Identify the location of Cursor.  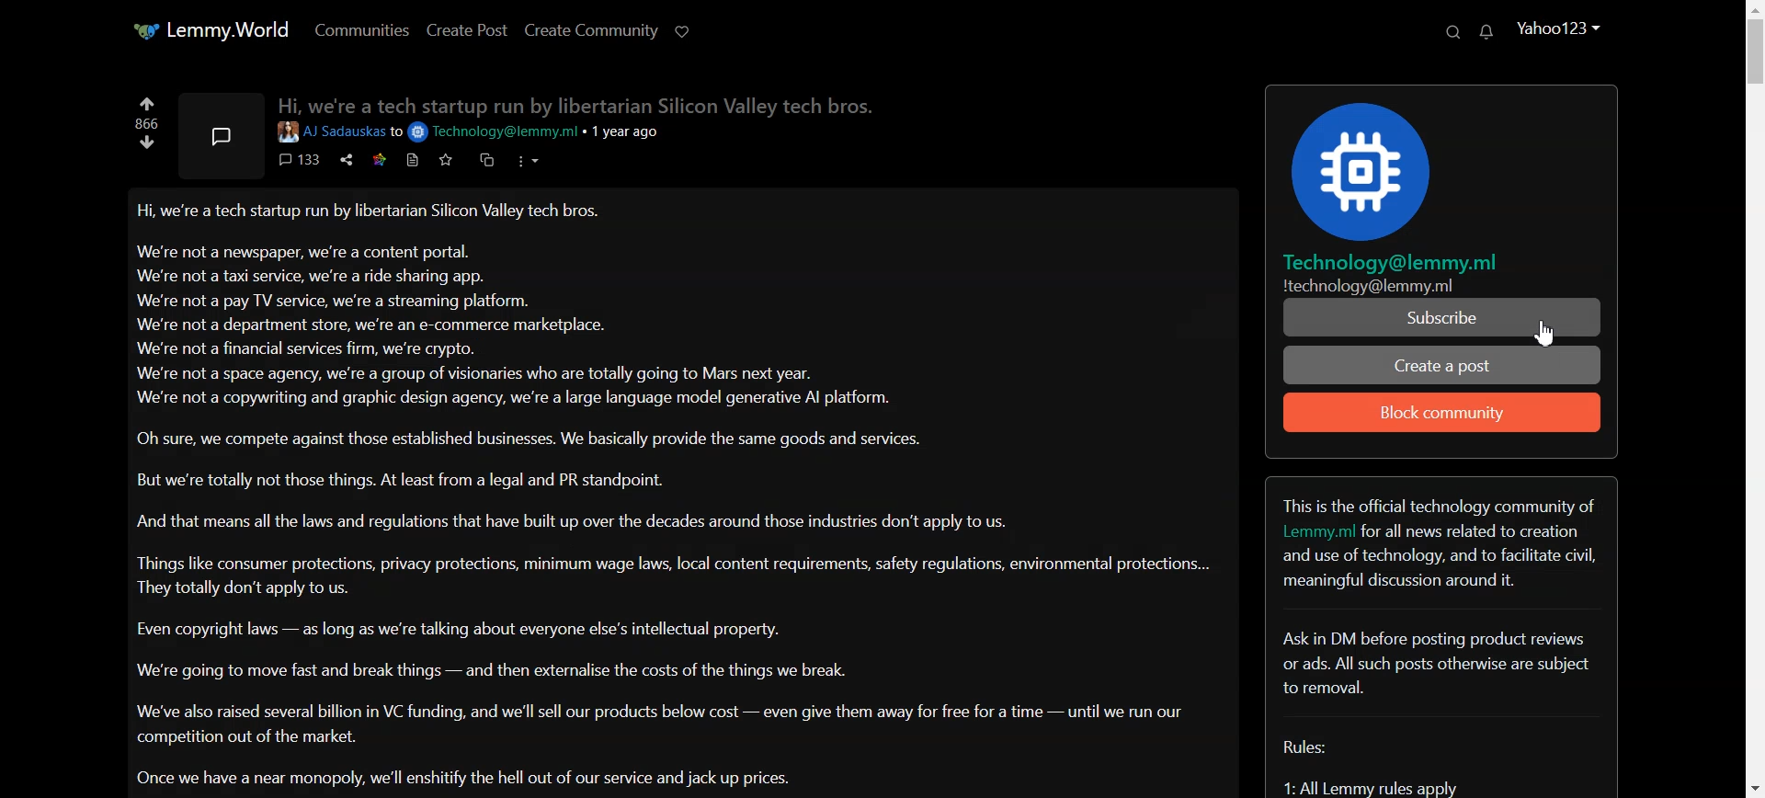
(1547, 336).